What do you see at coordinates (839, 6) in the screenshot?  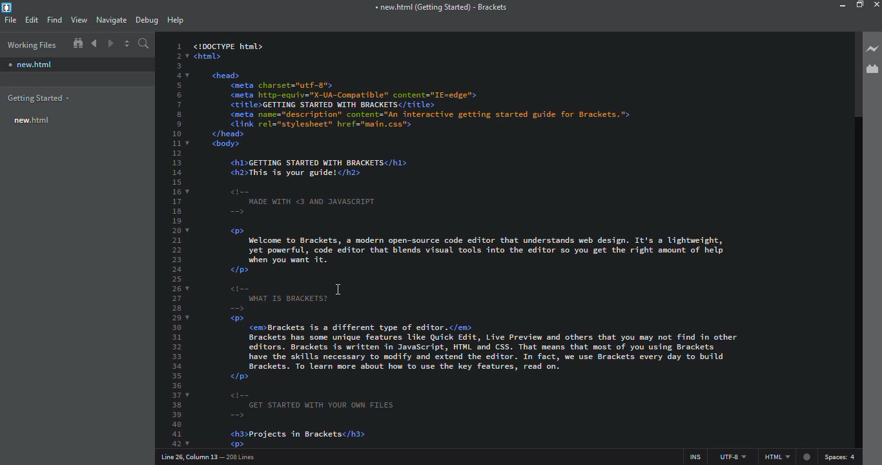 I see `minimize` at bounding box center [839, 6].